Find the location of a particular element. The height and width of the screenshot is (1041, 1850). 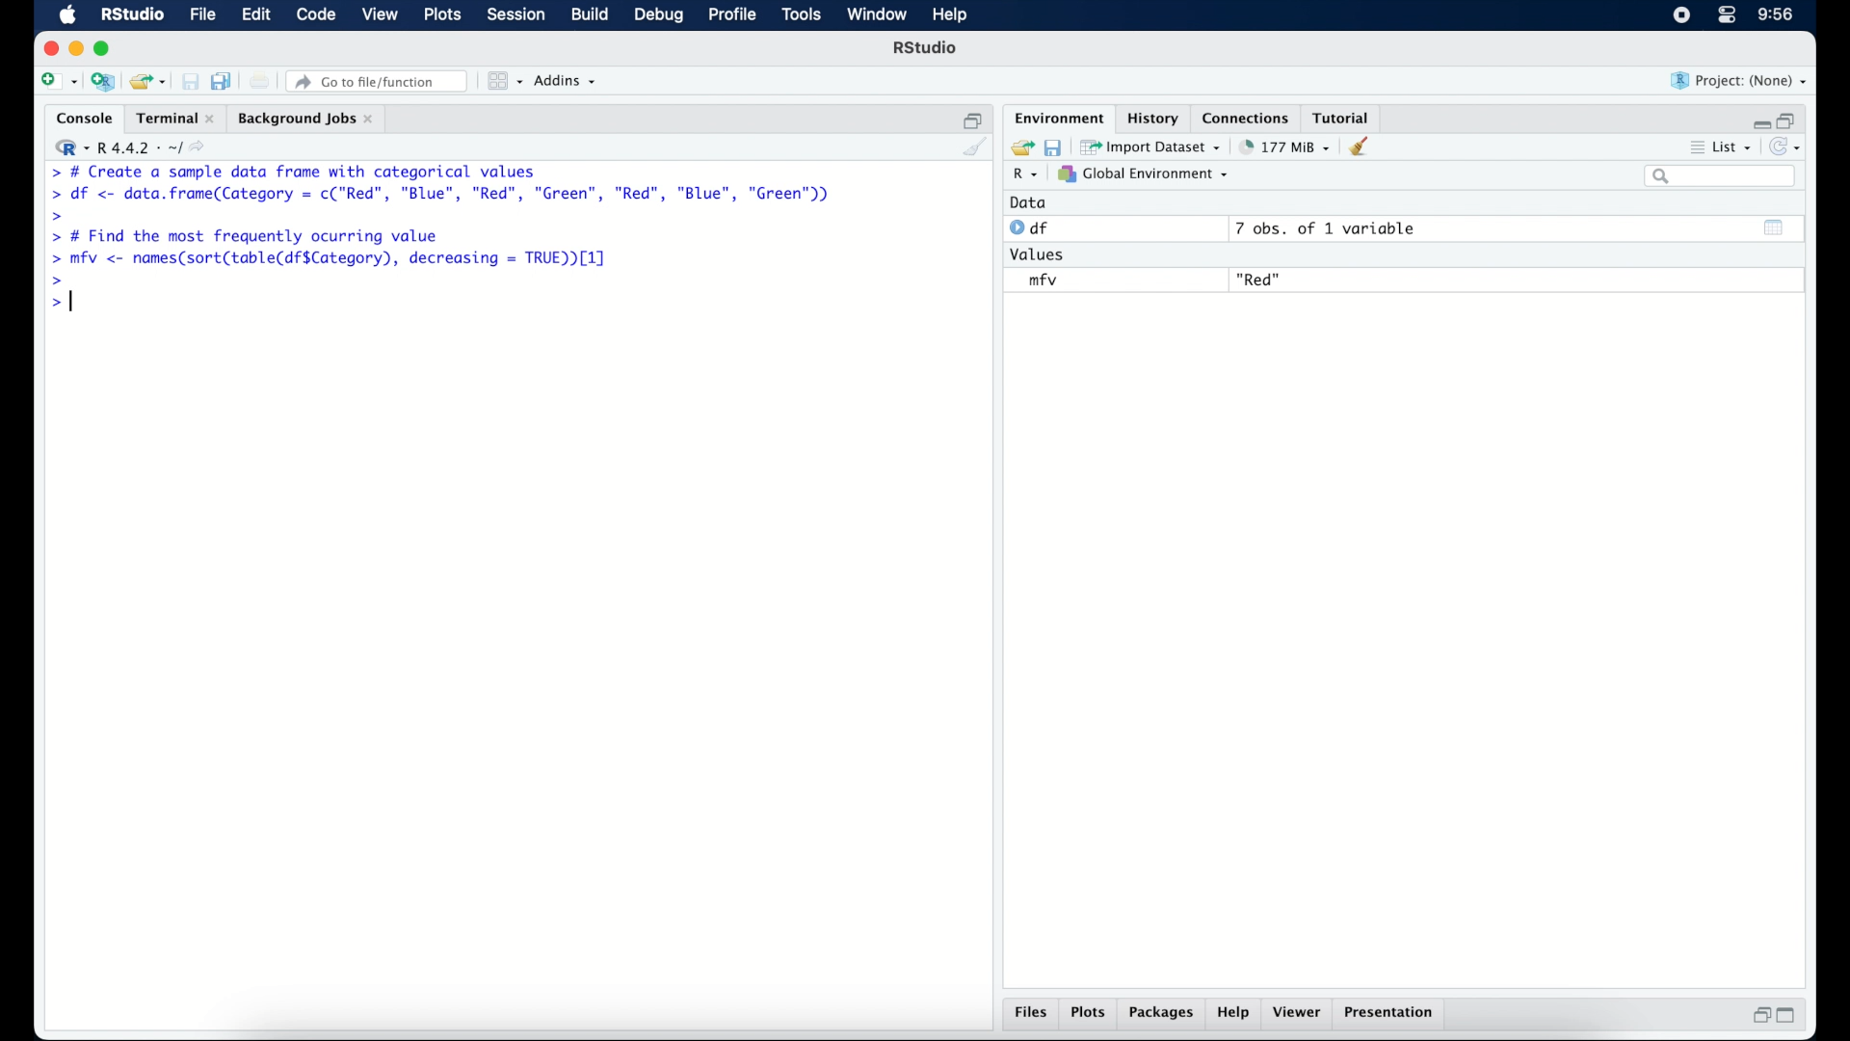

create a project is located at coordinates (104, 82).